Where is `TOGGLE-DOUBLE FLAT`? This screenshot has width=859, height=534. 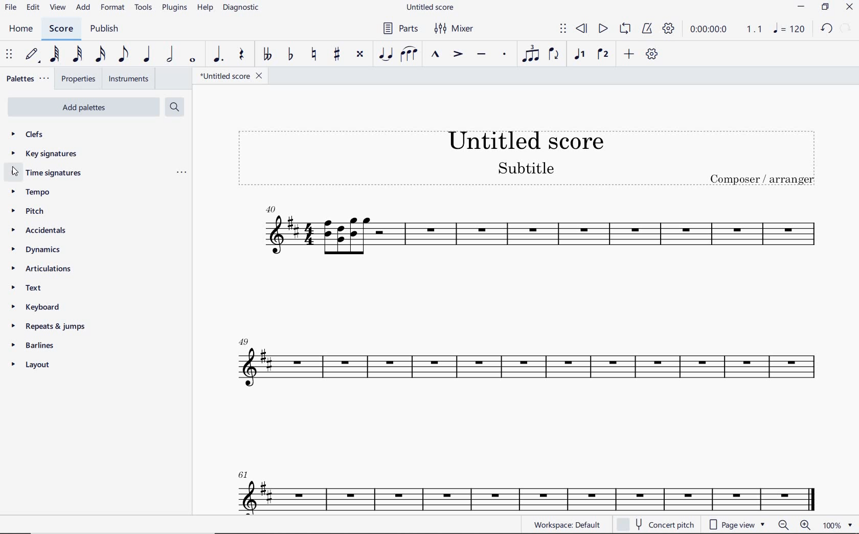 TOGGLE-DOUBLE FLAT is located at coordinates (267, 55).